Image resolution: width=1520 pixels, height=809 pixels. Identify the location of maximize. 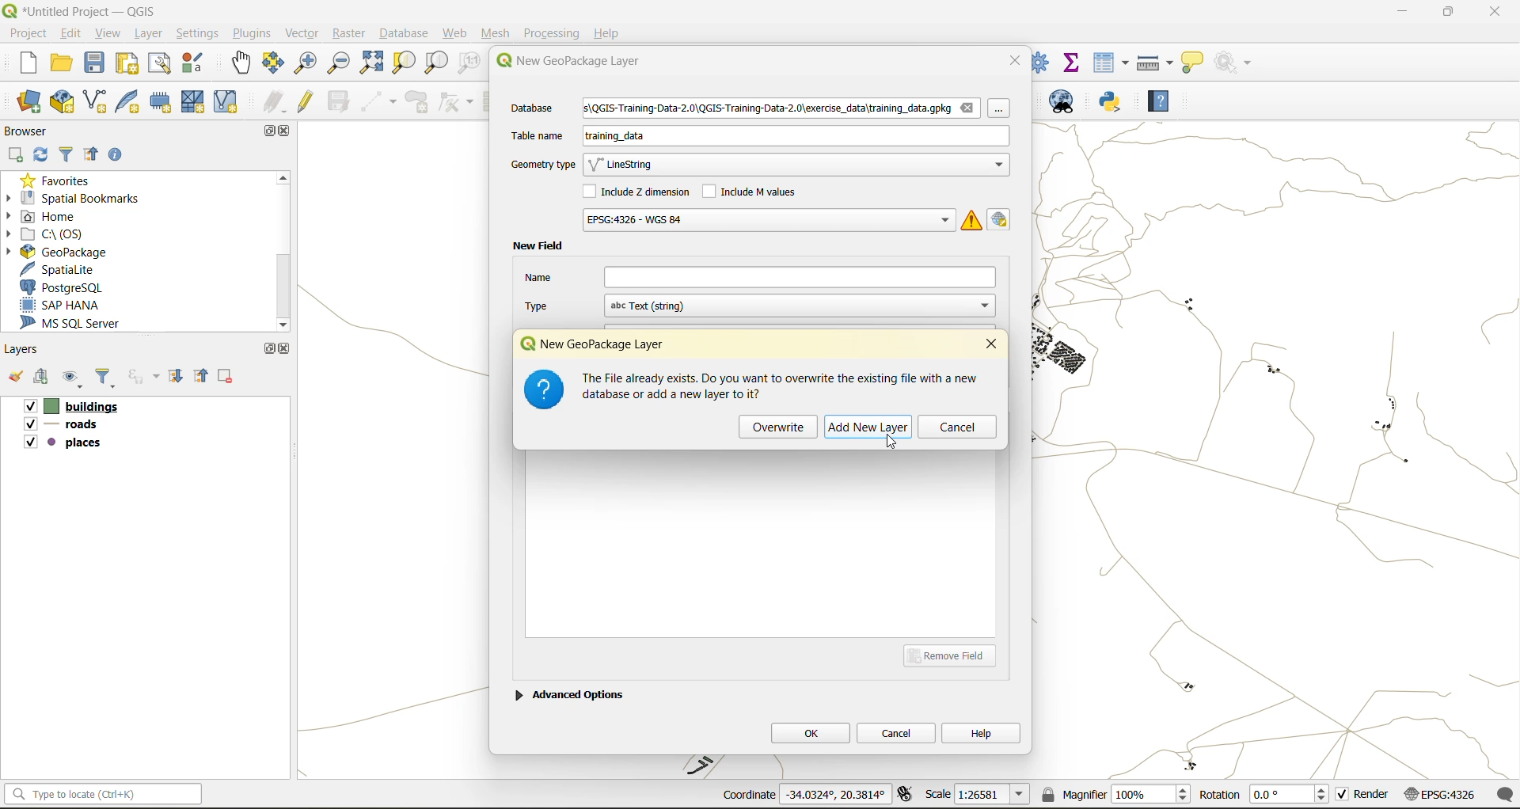
(1447, 14).